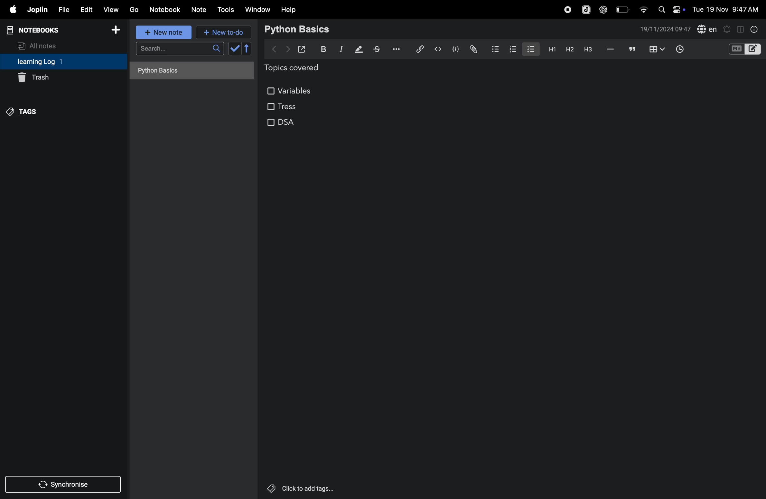  What do you see at coordinates (340, 50) in the screenshot?
I see `itallic` at bounding box center [340, 50].